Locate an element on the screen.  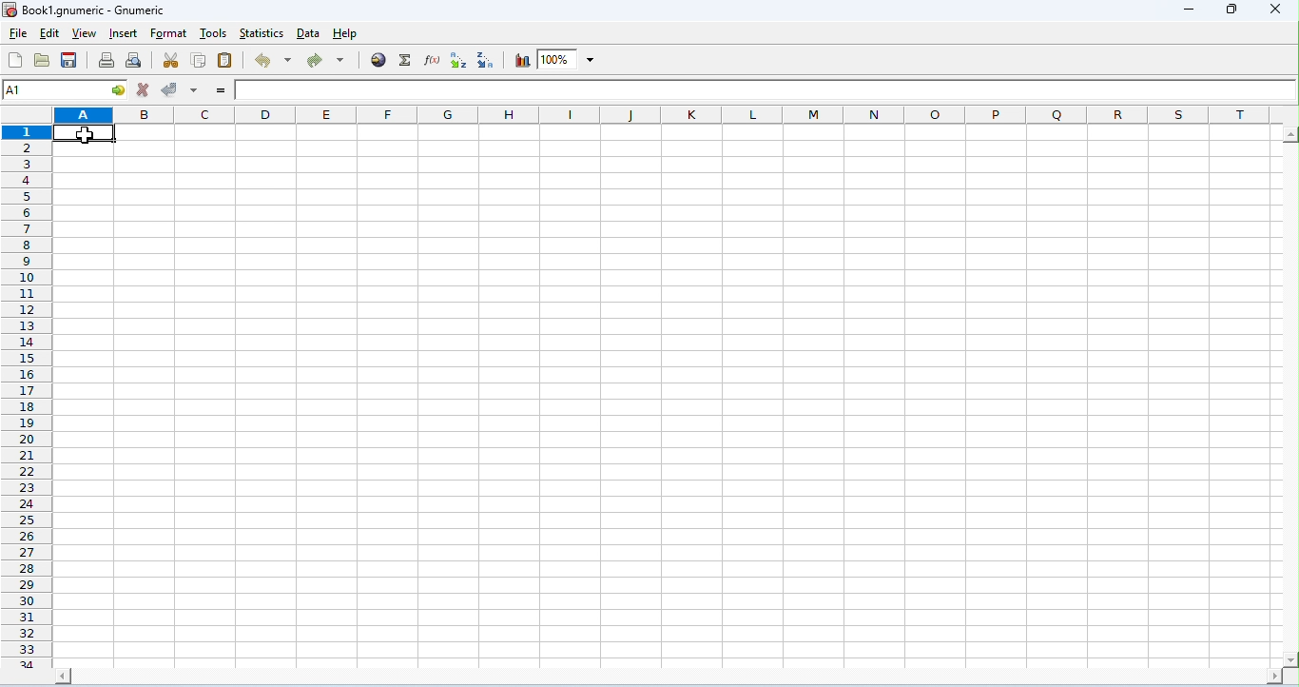
tools is located at coordinates (213, 34).